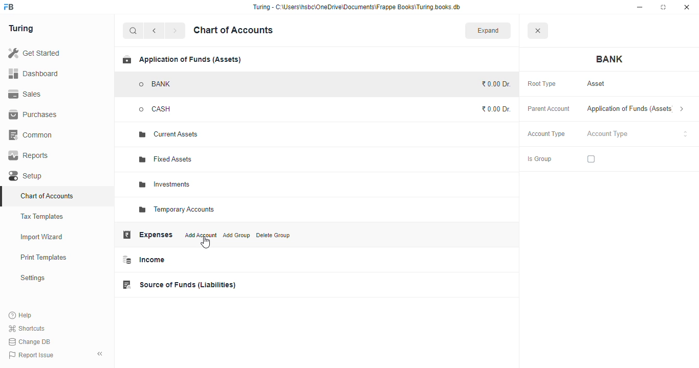 Image resolution: width=699 pixels, height=368 pixels. What do you see at coordinates (20, 29) in the screenshot?
I see `turing` at bounding box center [20, 29].